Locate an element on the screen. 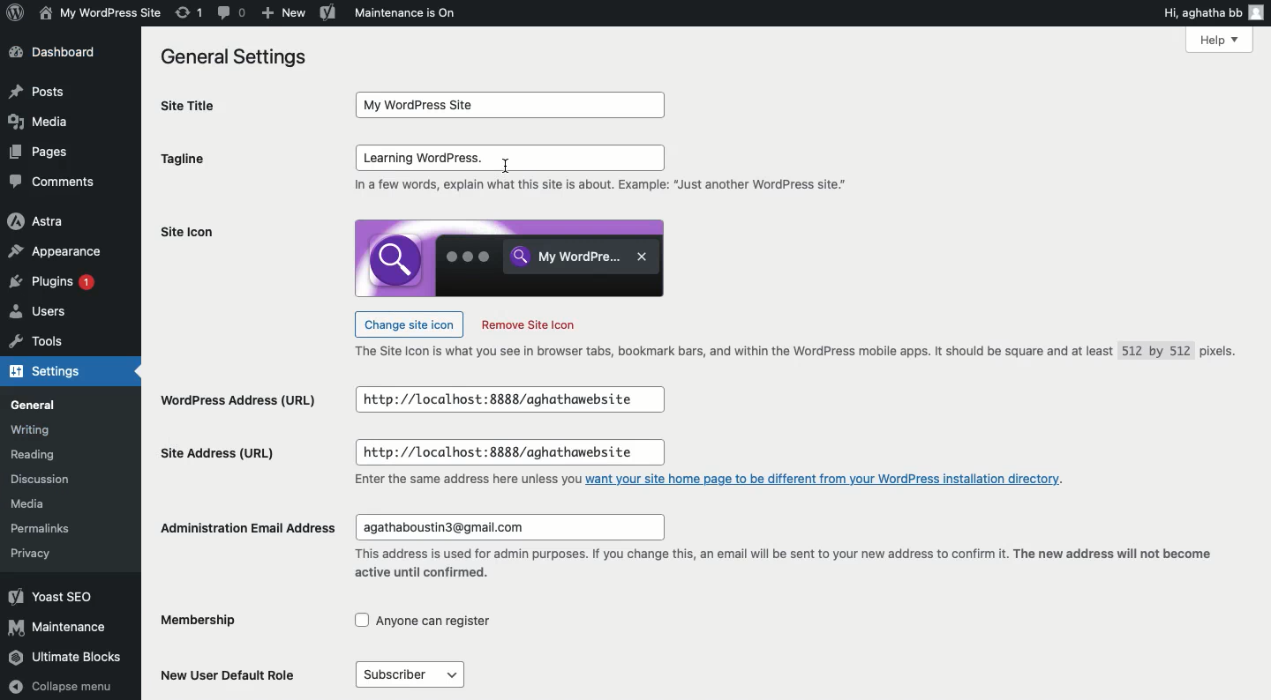 The image size is (1271, 700). Media is located at coordinates (38, 121).